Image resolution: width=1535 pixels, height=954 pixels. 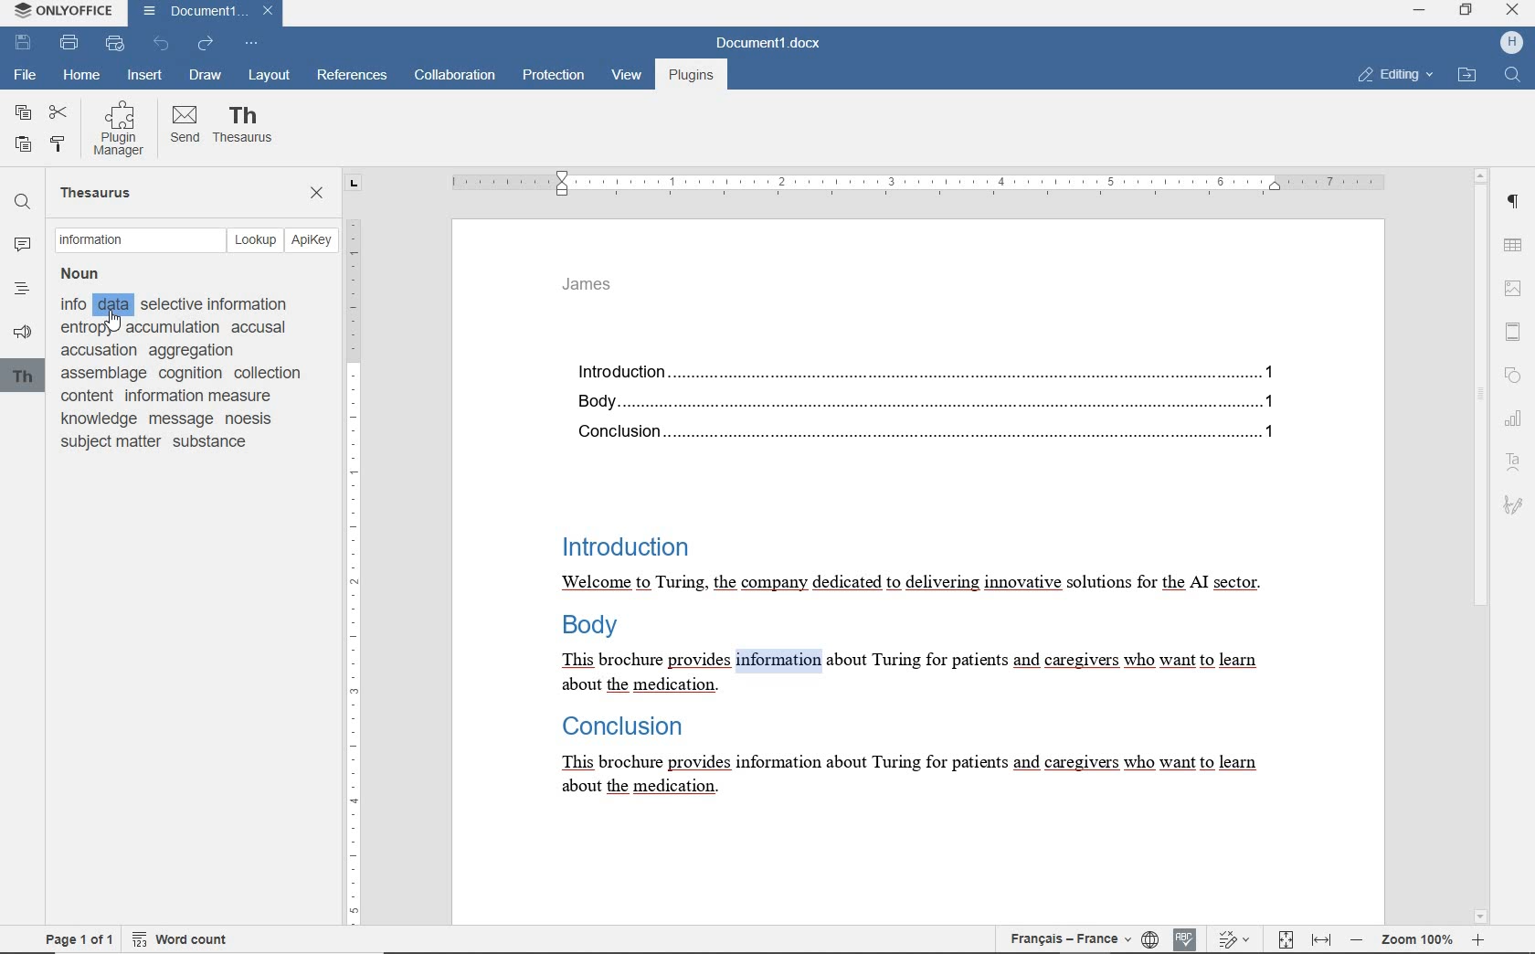 I want to click on UNDO, so click(x=161, y=43).